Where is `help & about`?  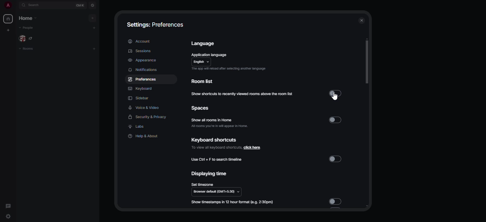
help & about is located at coordinates (143, 137).